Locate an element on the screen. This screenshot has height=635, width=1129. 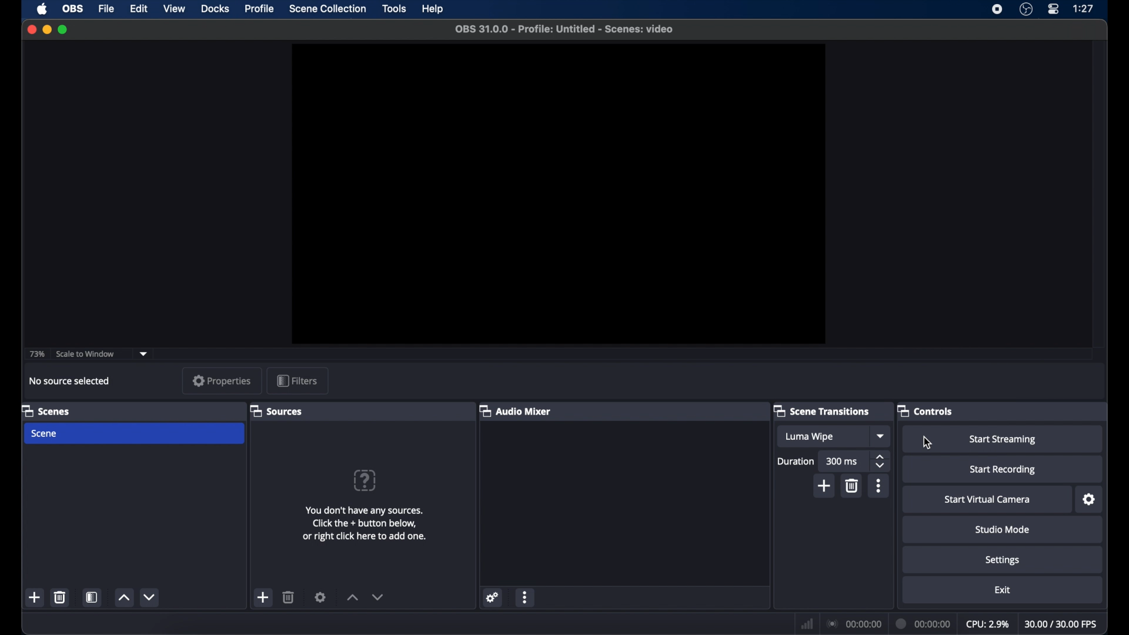
studio mode is located at coordinates (1002, 530).